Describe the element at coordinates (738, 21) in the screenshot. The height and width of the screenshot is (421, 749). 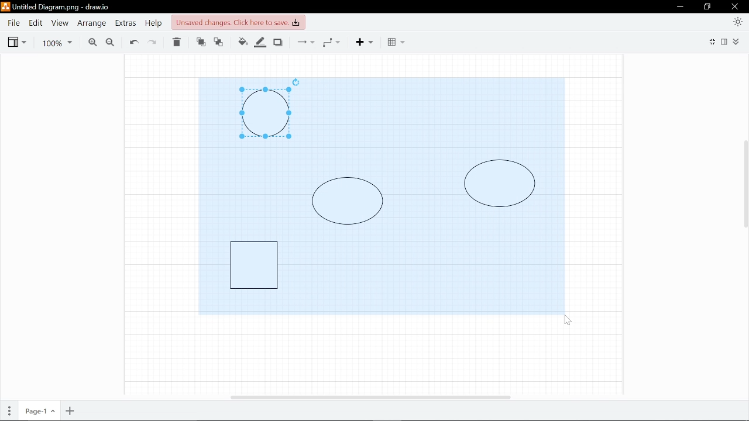
I see `Appearance` at that location.